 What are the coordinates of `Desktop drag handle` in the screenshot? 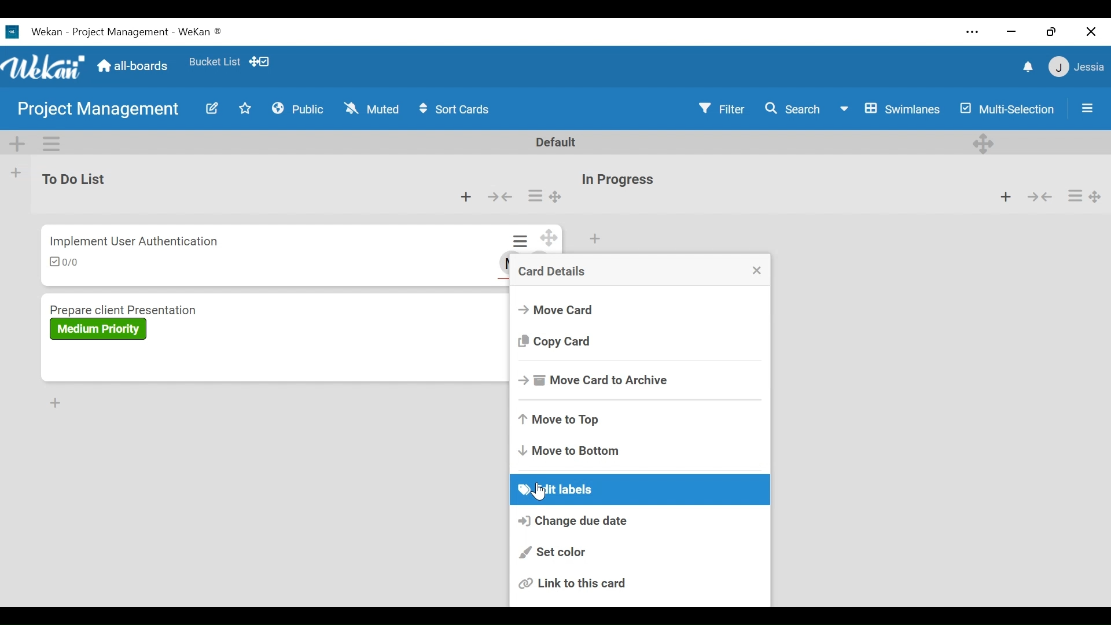 It's located at (556, 198).